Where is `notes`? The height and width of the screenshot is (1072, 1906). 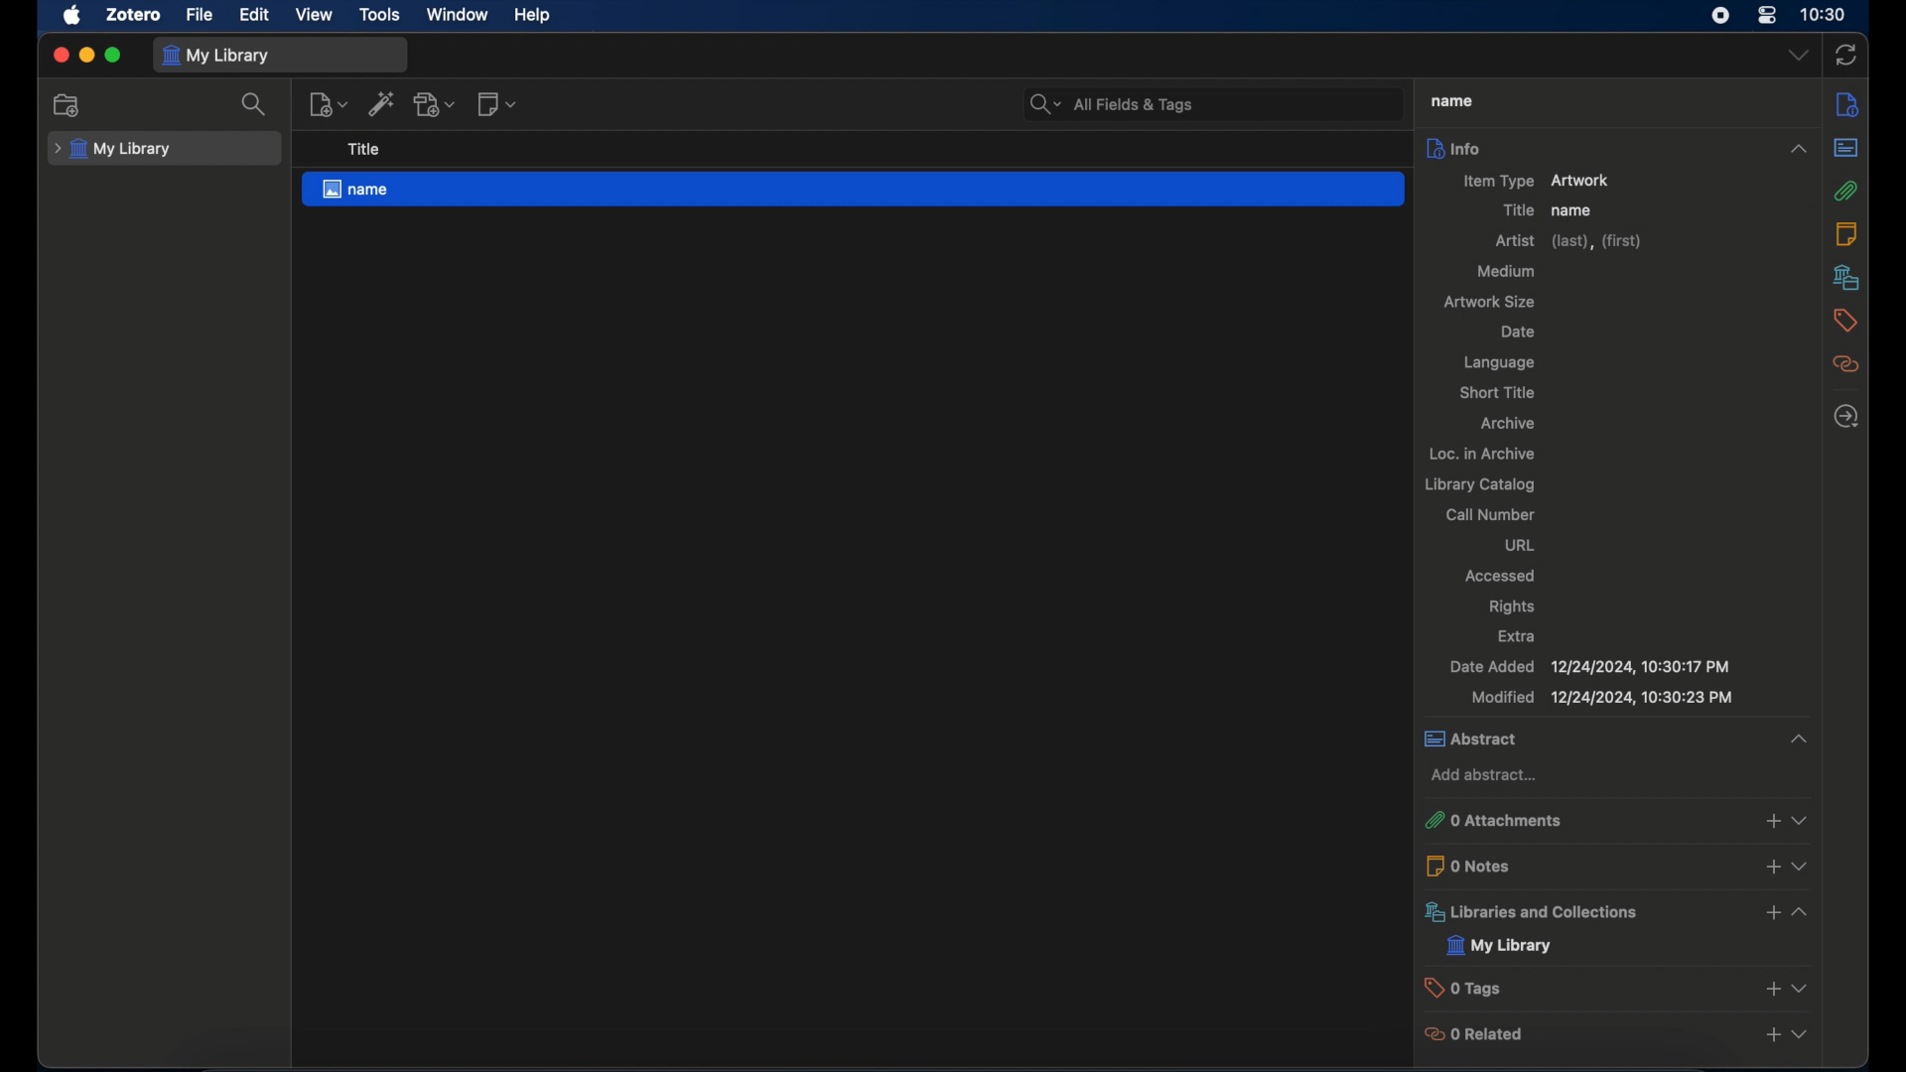 notes is located at coordinates (1847, 233).